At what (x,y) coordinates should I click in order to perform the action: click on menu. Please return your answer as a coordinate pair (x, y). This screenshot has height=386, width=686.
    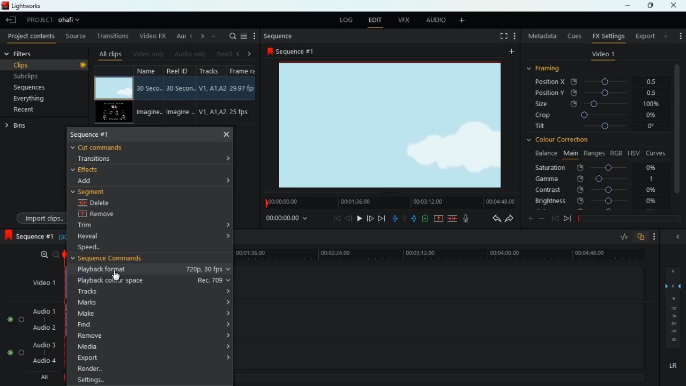
    Looking at the image, I should click on (244, 36).